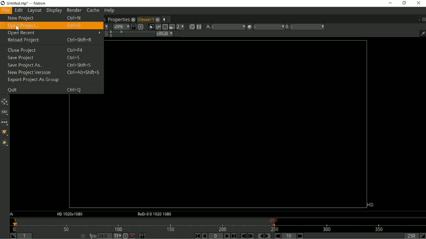  What do you see at coordinates (370, 205) in the screenshot?
I see `HD` at bounding box center [370, 205].